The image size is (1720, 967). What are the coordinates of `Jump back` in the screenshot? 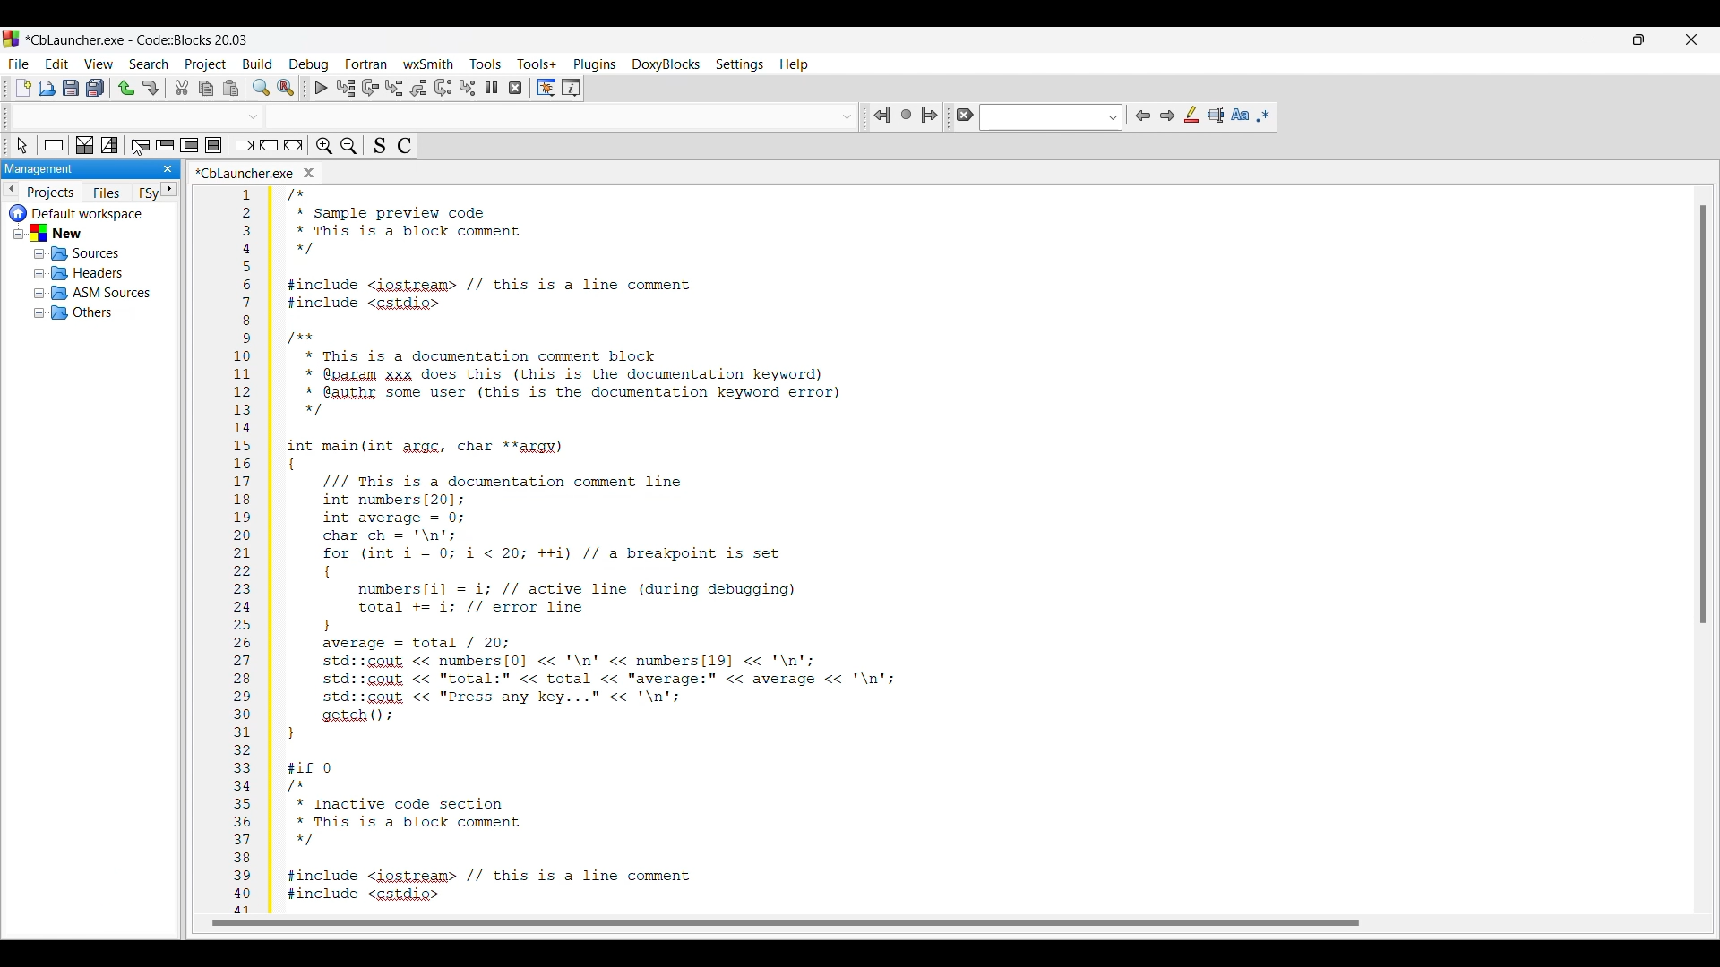 It's located at (882, 116).